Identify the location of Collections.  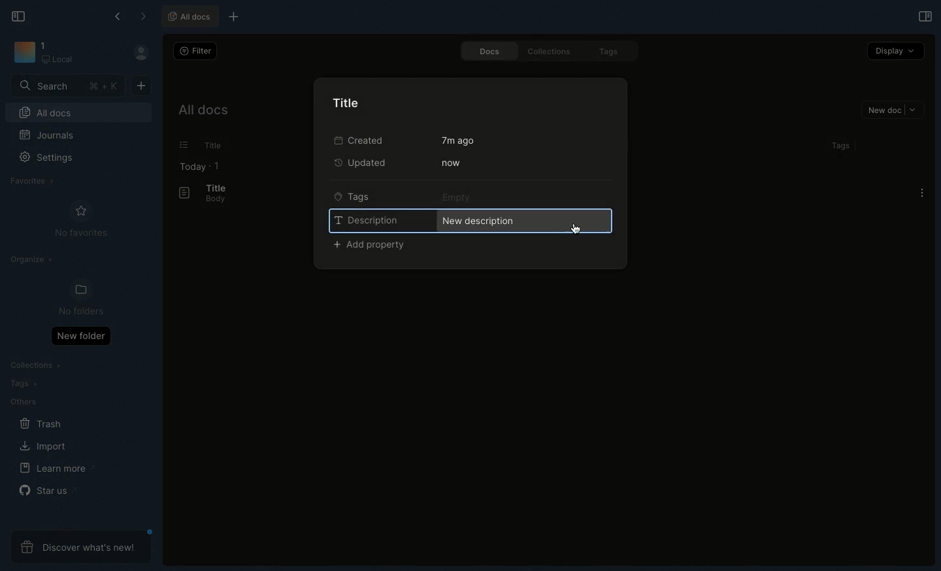
(546, 51).